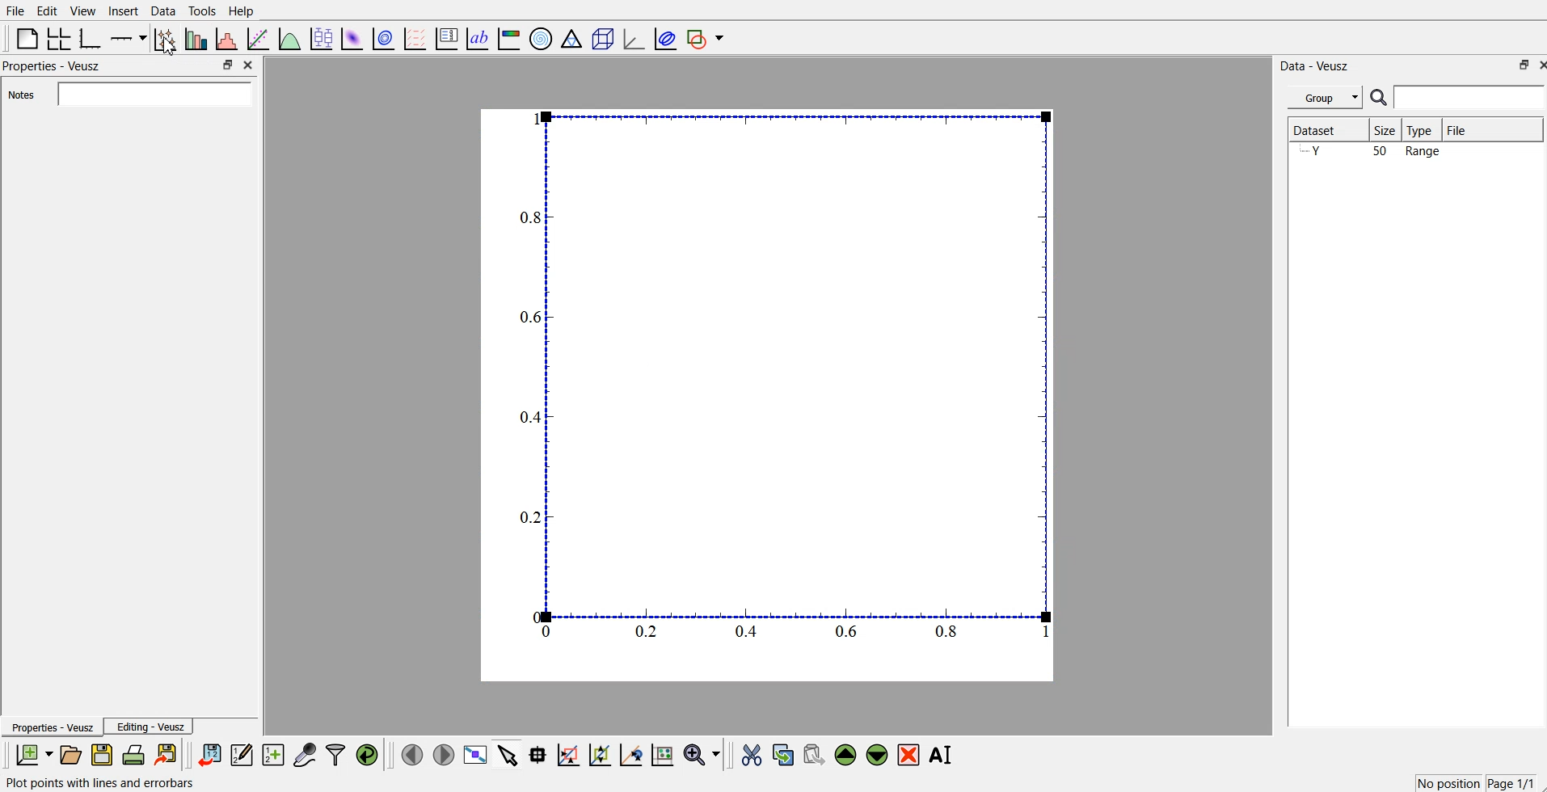 This screenshot has height=792, width=1547. What do you see at coordinates (541, 756) in the screenshot?
I see `read the data points` at bounding box center [541, 756].